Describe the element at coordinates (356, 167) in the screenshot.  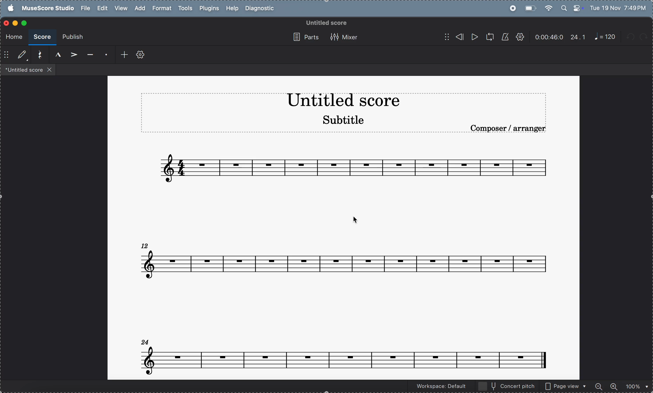
I see `notes` at that location.